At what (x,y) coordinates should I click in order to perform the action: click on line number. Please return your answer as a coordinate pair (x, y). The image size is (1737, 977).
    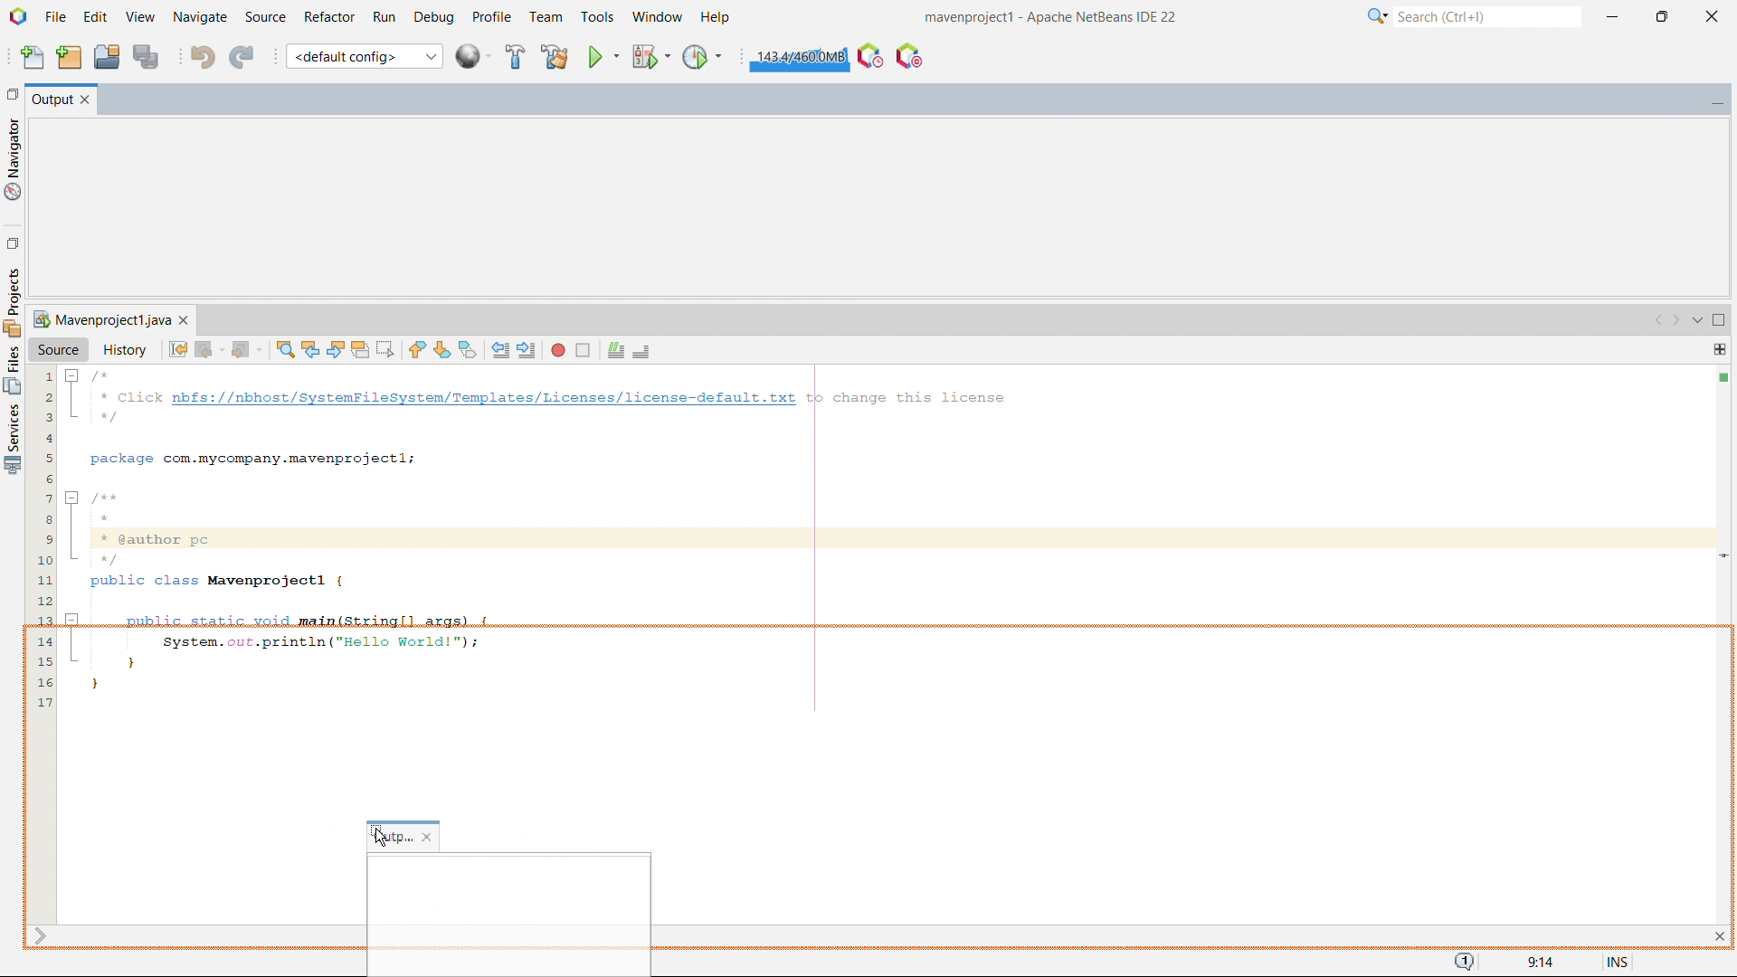
    Looking at the image, I should click on (40, 644).